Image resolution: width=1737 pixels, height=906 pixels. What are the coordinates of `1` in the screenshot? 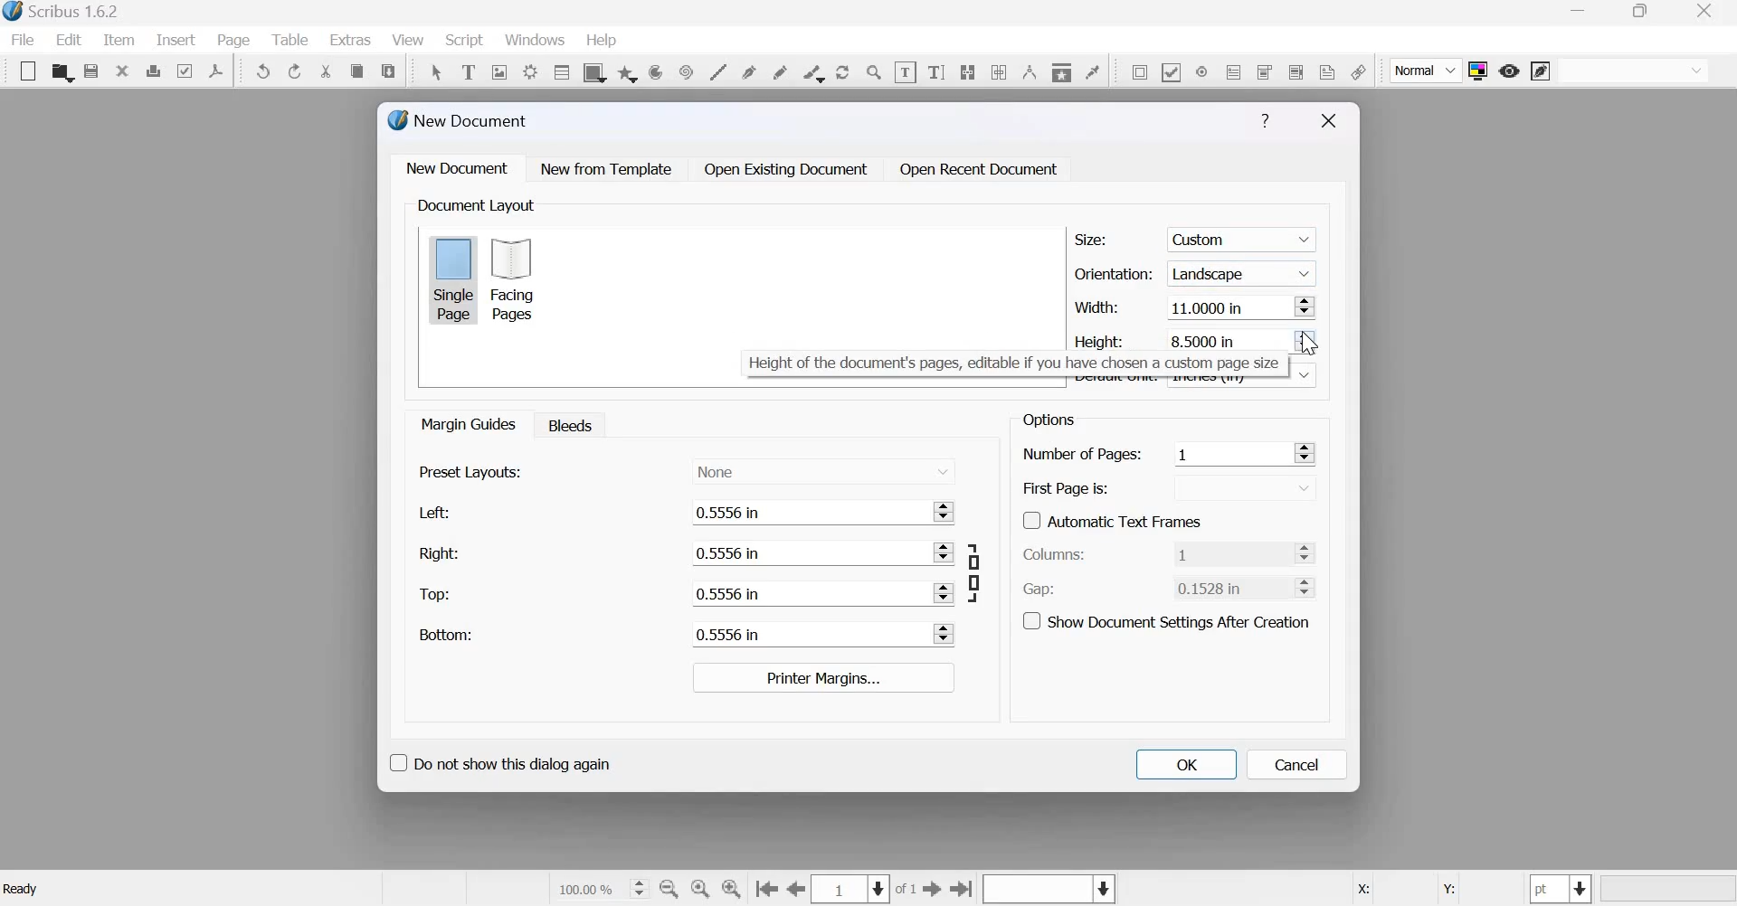 It's located at (1229, 453).